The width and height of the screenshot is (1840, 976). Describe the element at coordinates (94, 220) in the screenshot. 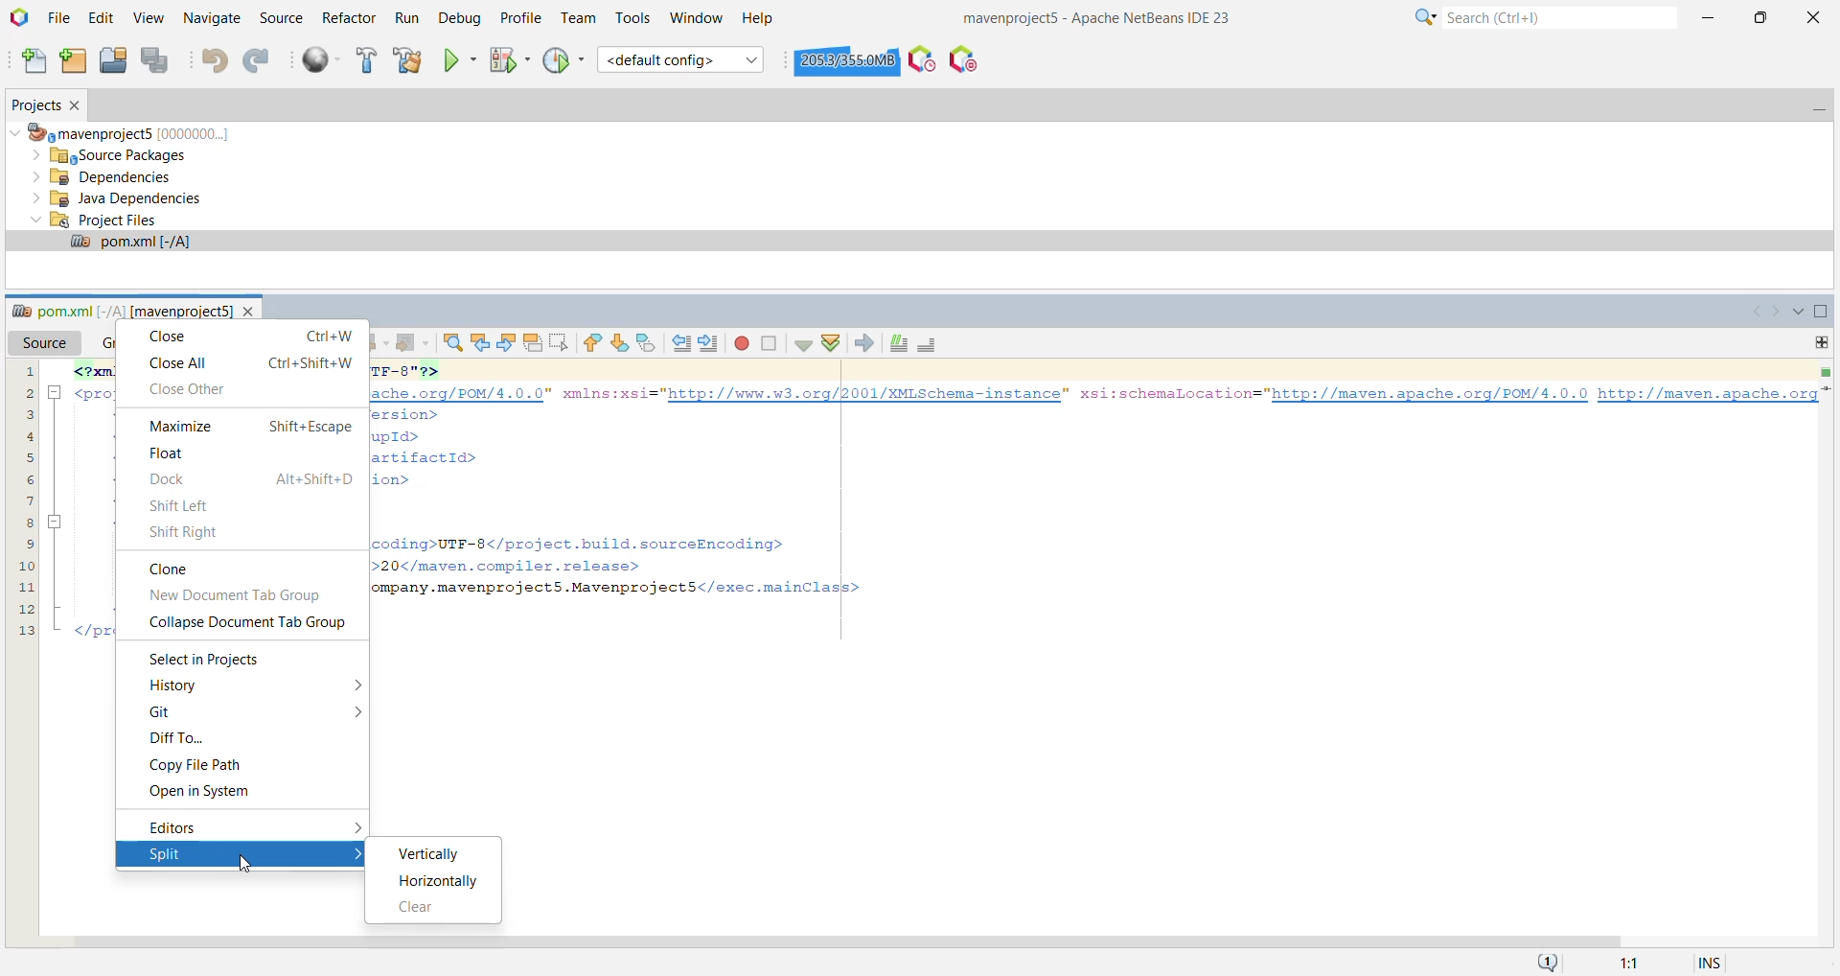

I see `Project Files` at that location.